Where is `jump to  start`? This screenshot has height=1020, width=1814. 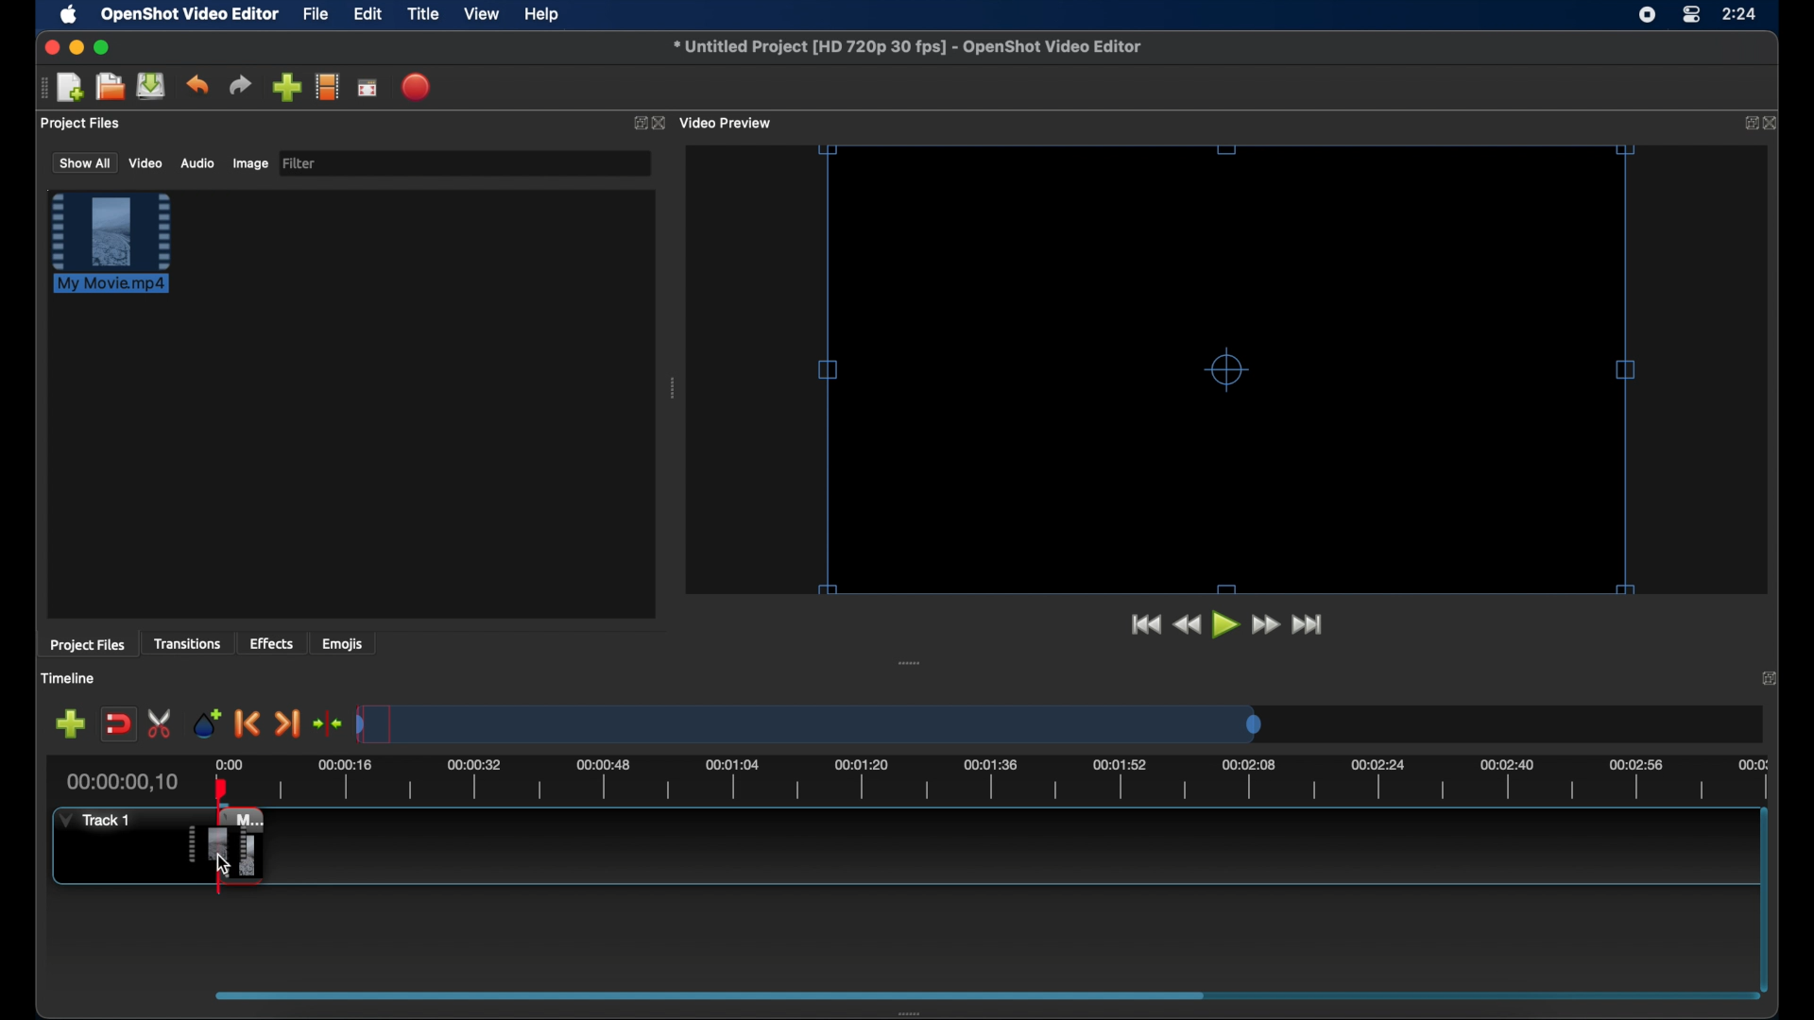
jump to  start is located at coordinates (1143, 622).